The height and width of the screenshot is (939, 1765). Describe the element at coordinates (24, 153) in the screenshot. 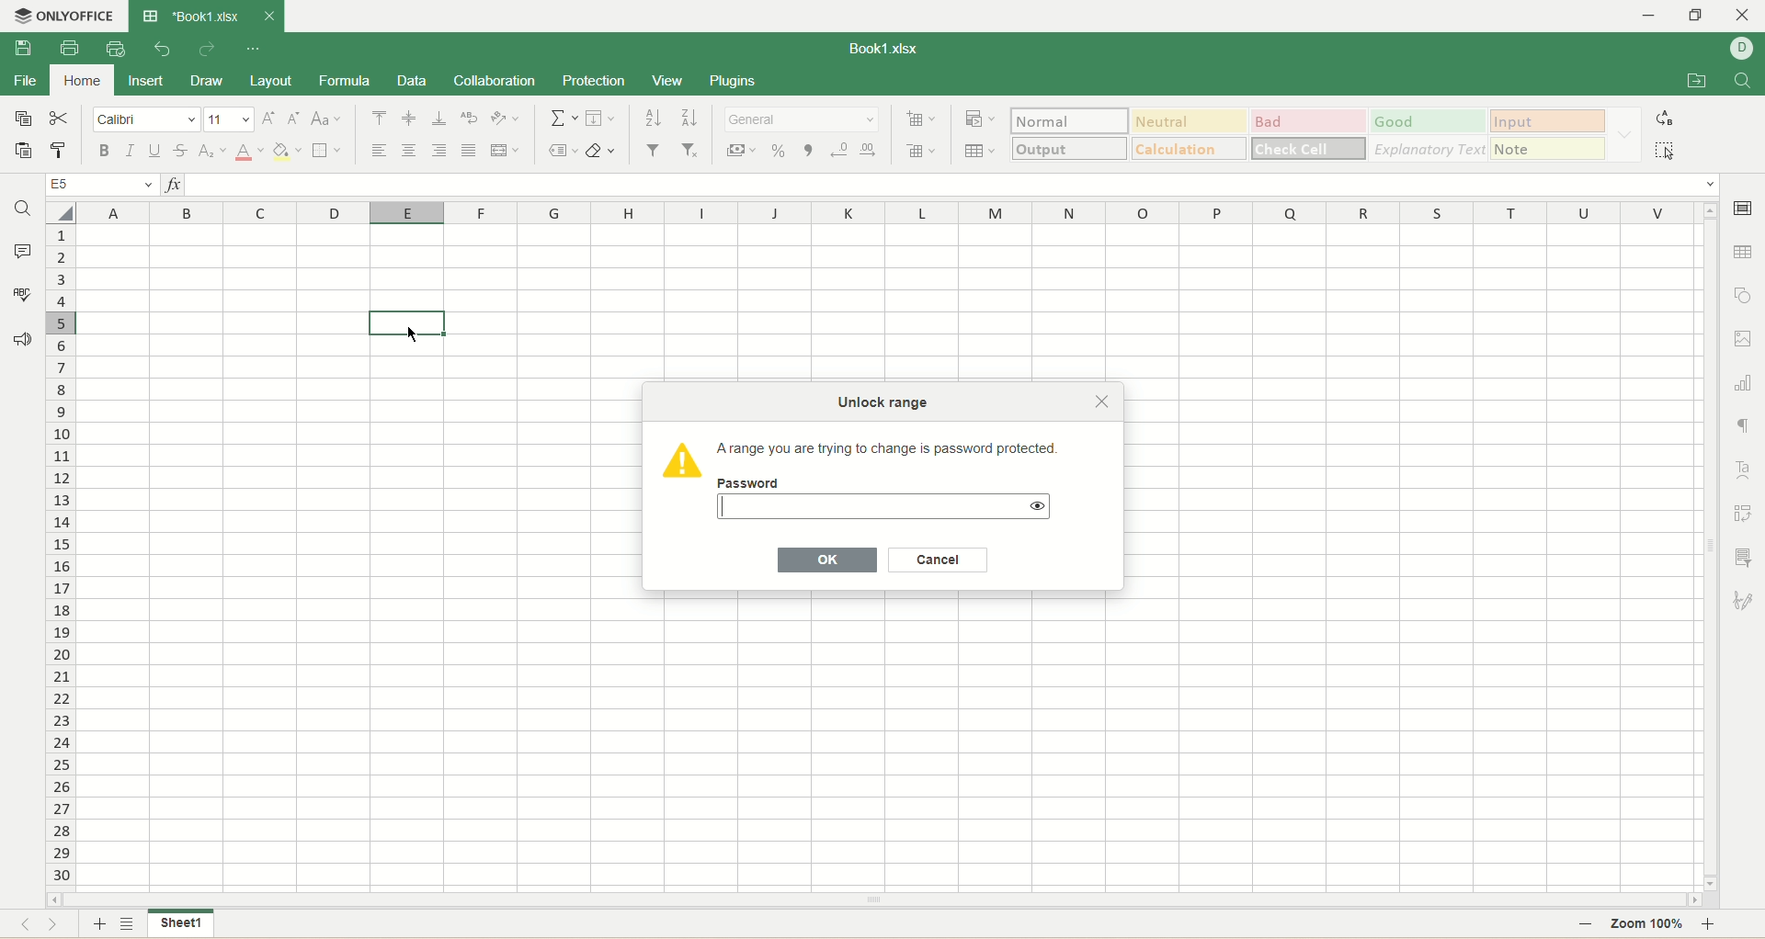

I see `paste` at that location.